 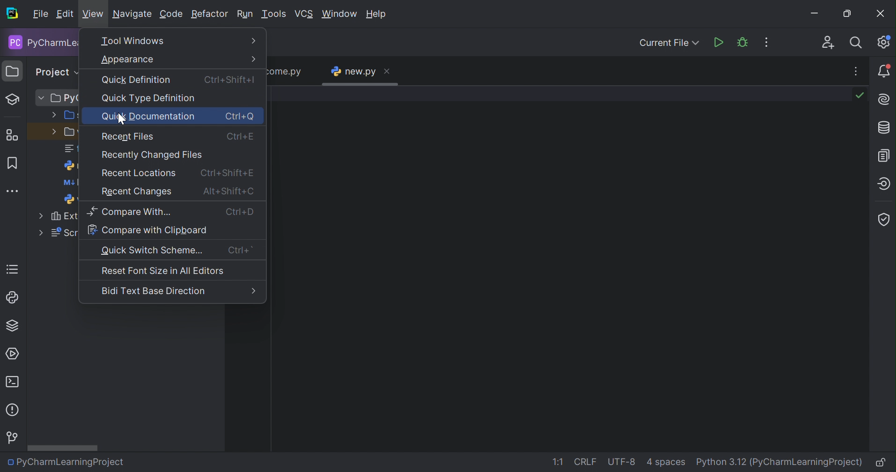 What do you see at coordinates (139, 192) in the screenshot?
I see `Recent Changes` at bounding box center [139, 192].